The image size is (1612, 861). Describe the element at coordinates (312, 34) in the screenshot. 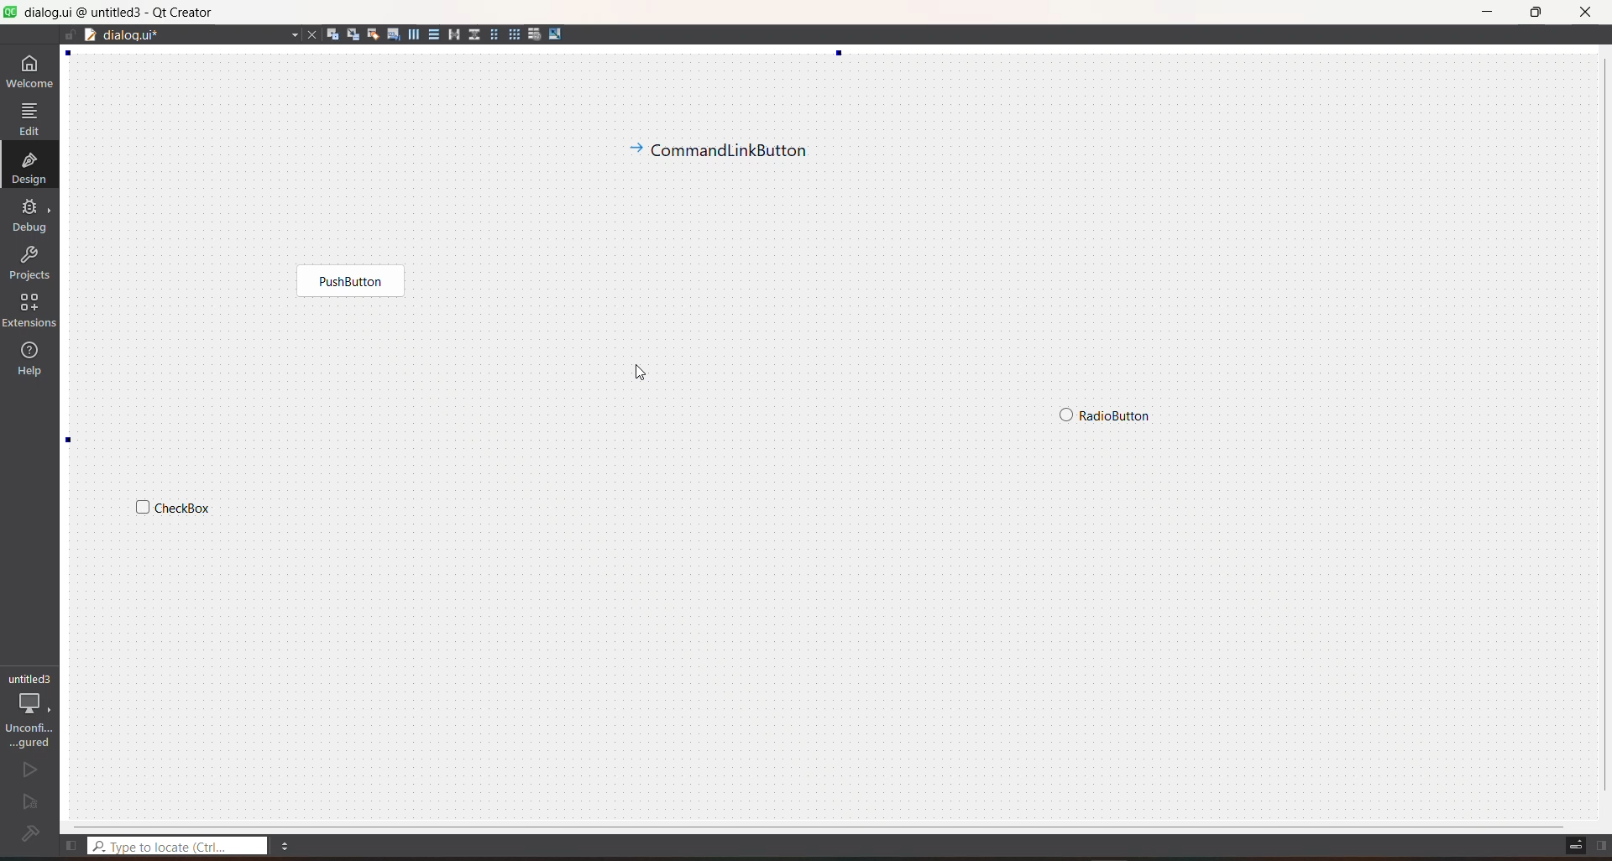

I see `close file` at that location.